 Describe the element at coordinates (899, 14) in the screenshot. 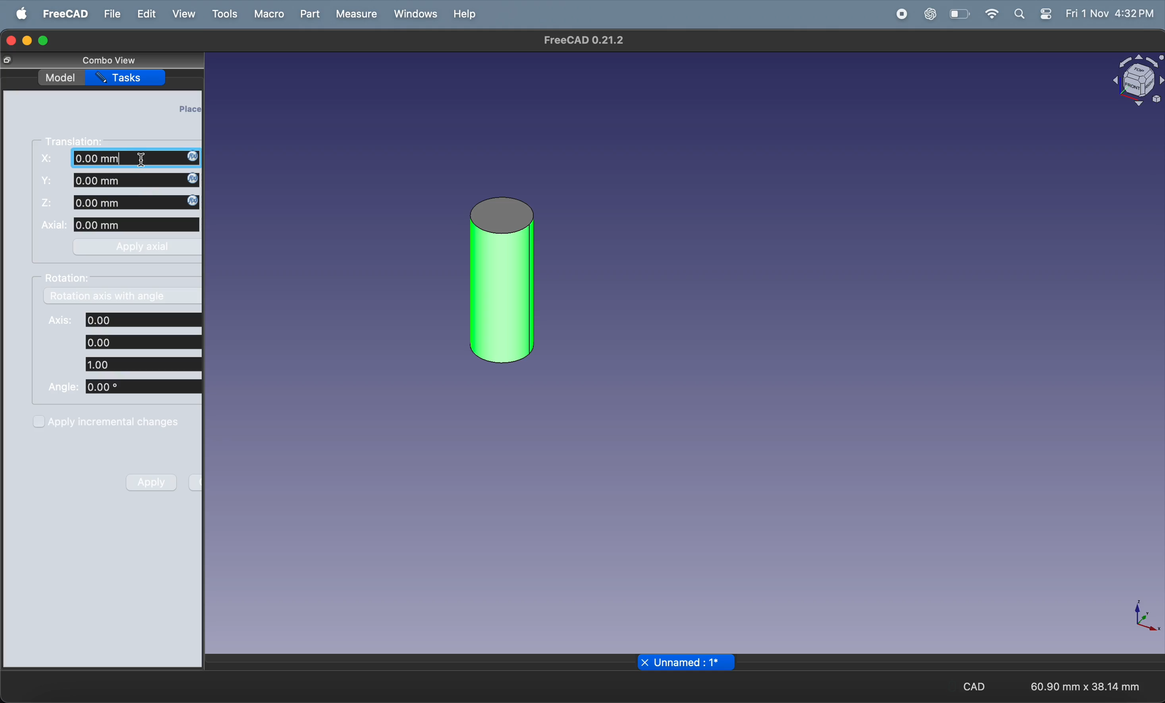

I see `record` at that location.